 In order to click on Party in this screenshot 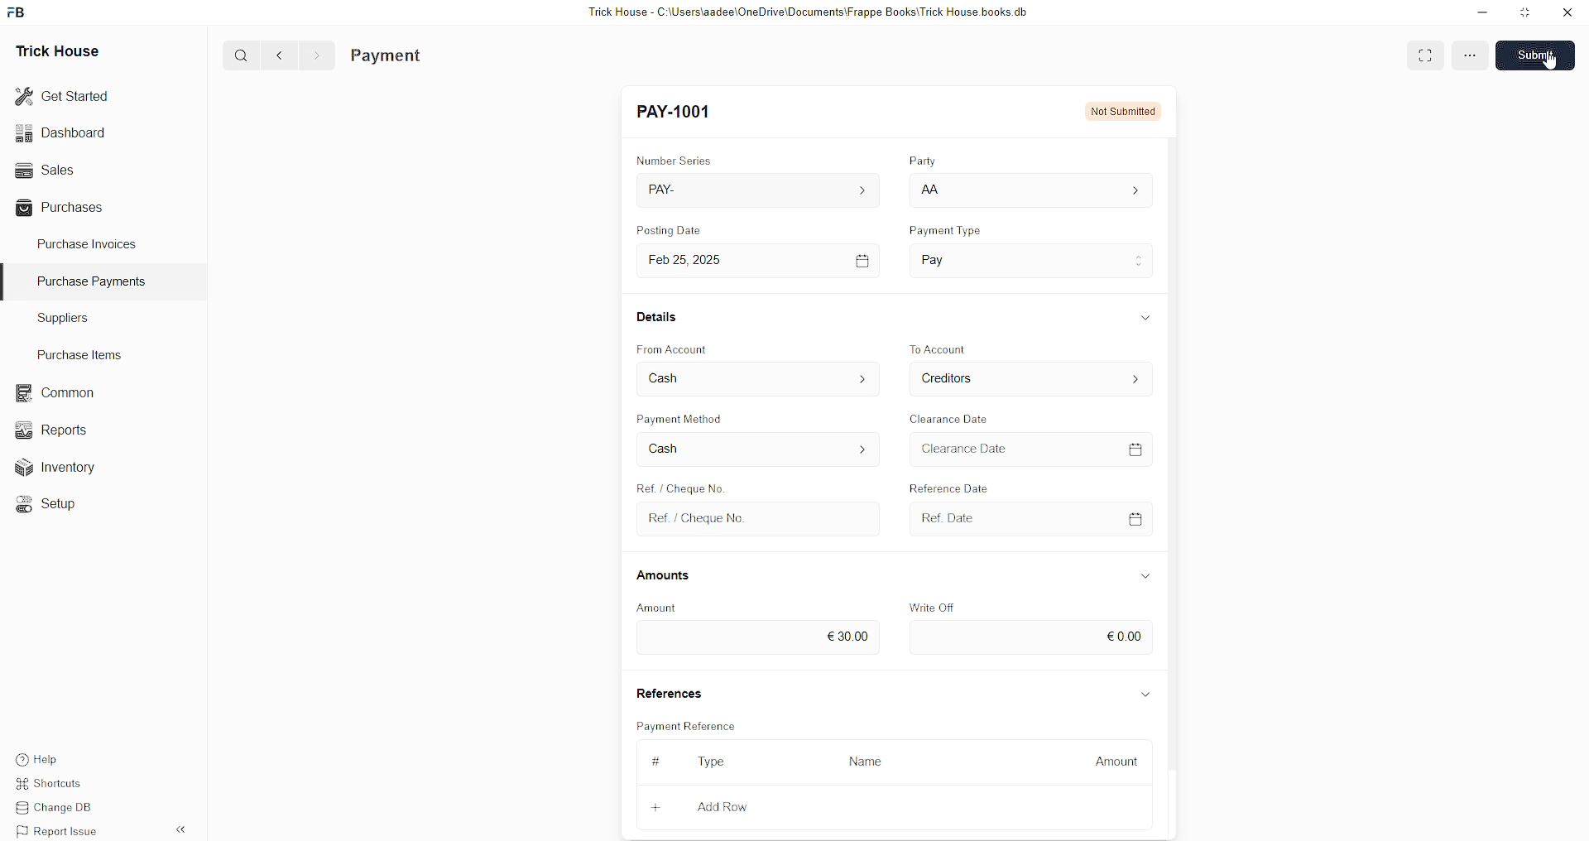, I will do `click(920, 162)`.